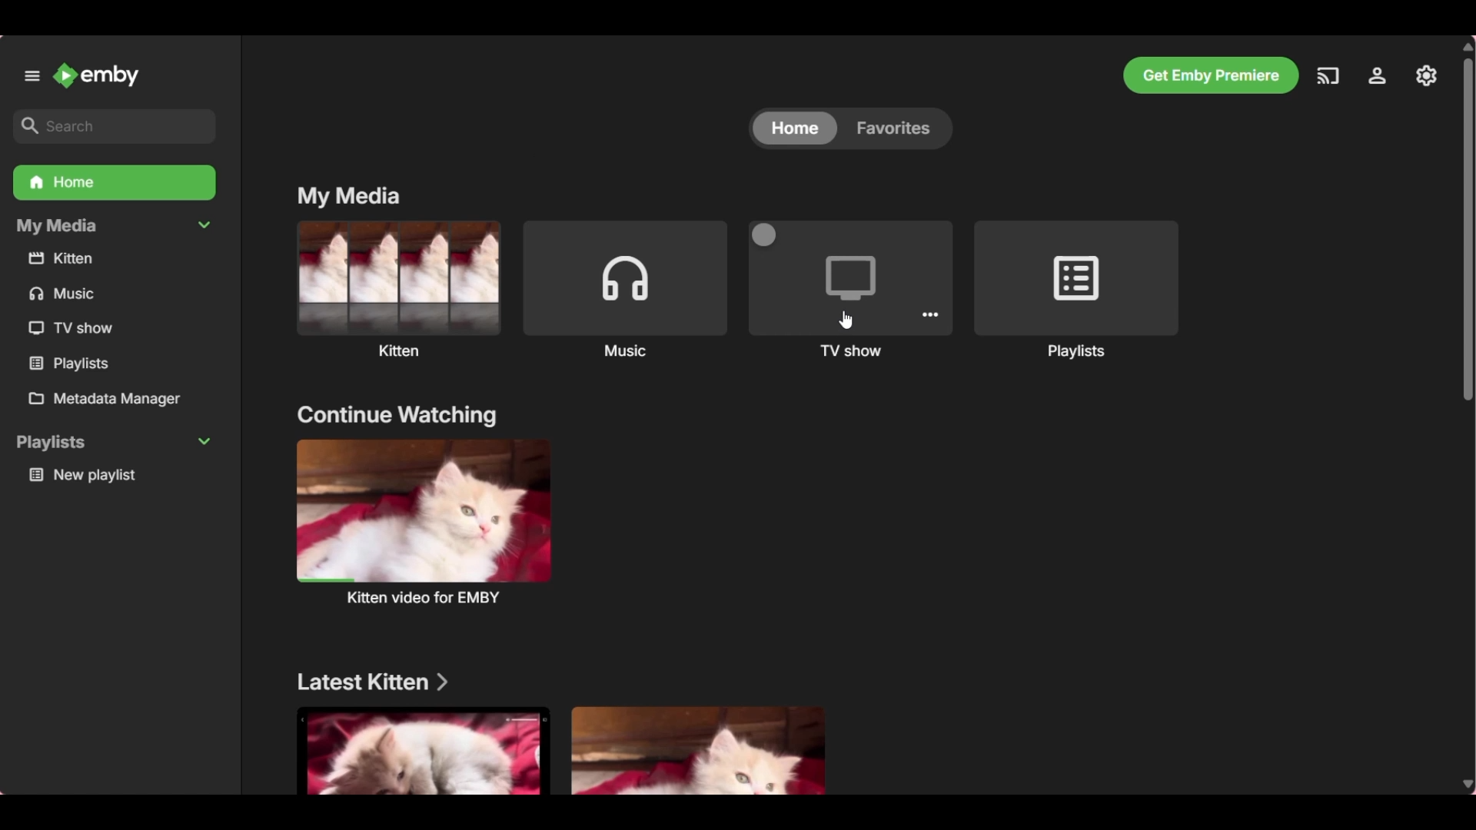 The height and width of the screenshot is (830, 1476). What do you see at coordinates (397, 416) in the screenshot?
I see `Section title` at bounding box center [397, 416].